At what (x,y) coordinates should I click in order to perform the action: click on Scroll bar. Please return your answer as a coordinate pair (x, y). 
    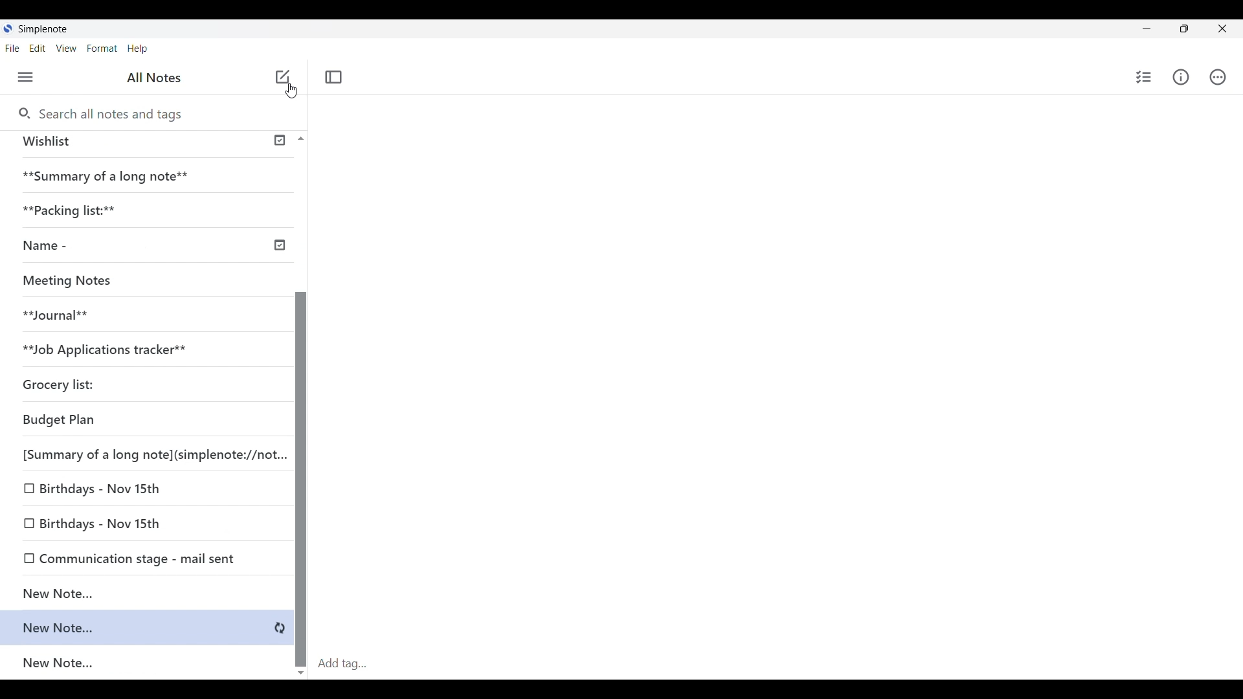
    Looking at the image, I should click on (300, 447).